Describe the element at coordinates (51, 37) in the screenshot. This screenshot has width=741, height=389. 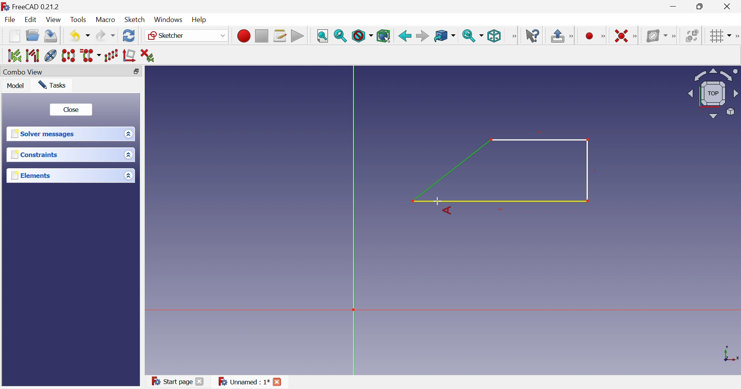
I see `Save` at that location.